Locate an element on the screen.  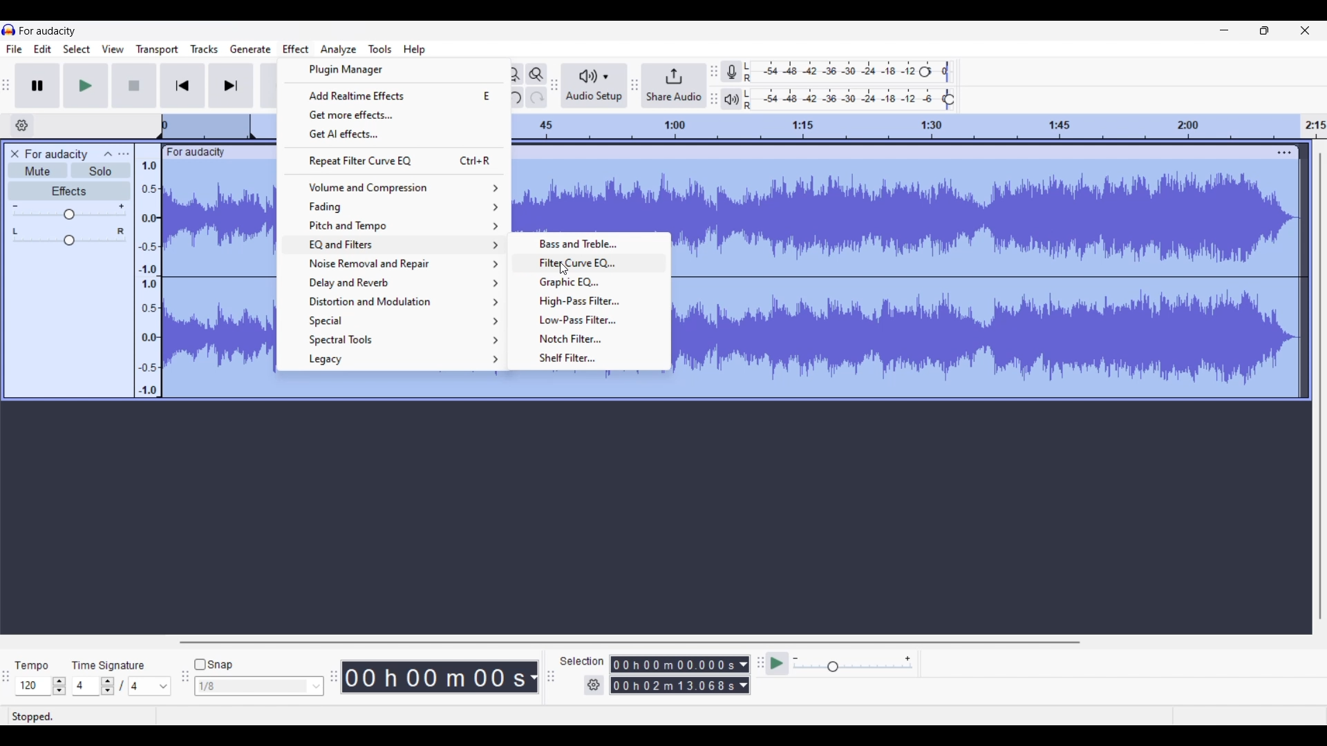
Pan left is located at coordinates (15, 231).